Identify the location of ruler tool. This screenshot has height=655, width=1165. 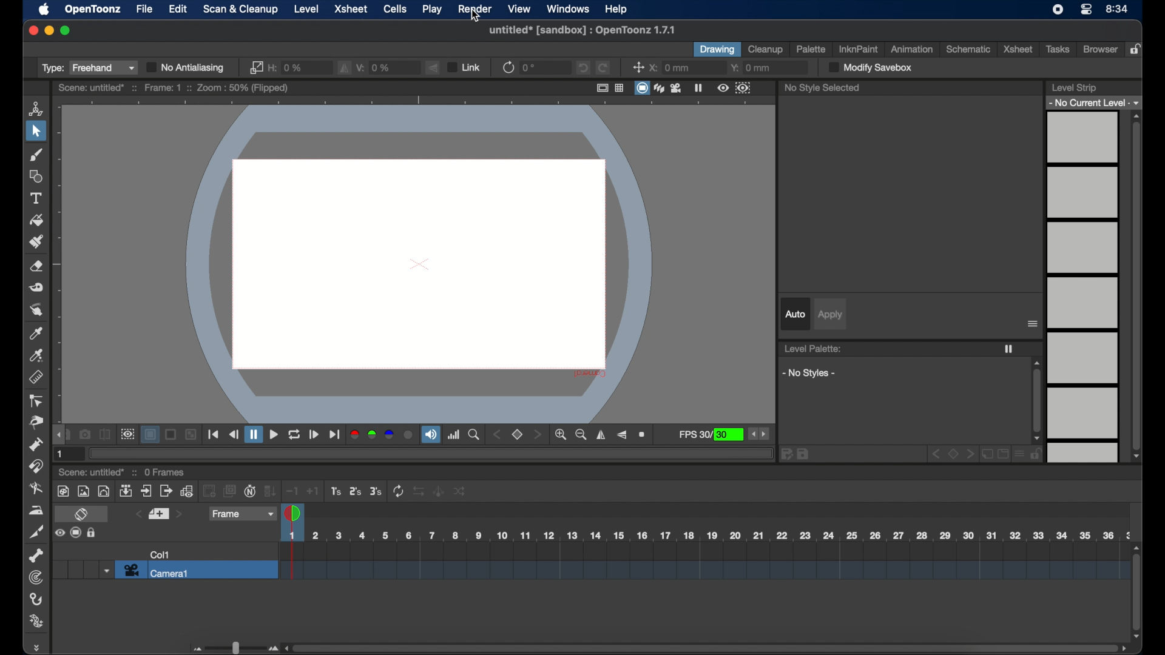
(36, 376).